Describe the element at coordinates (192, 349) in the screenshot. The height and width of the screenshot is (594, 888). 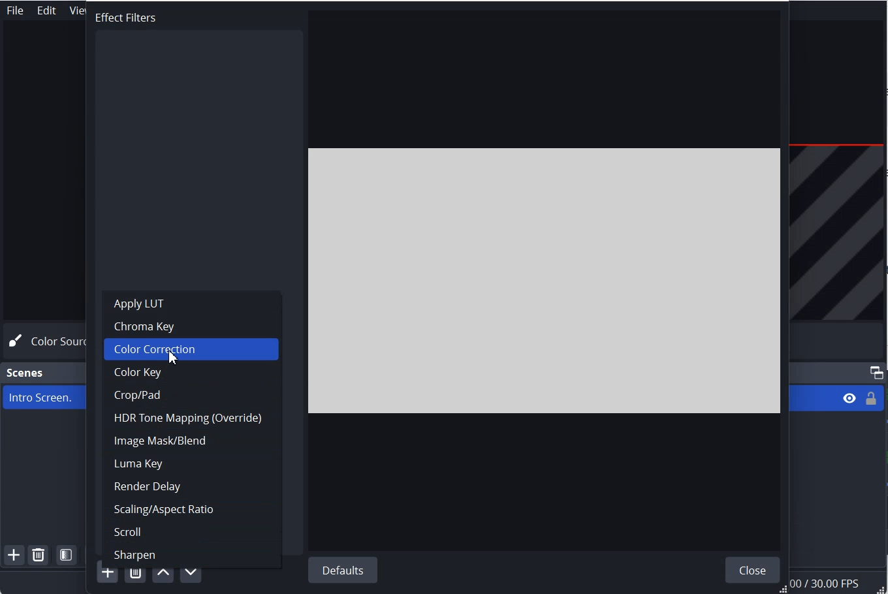
I see `Color Correction` at that location.